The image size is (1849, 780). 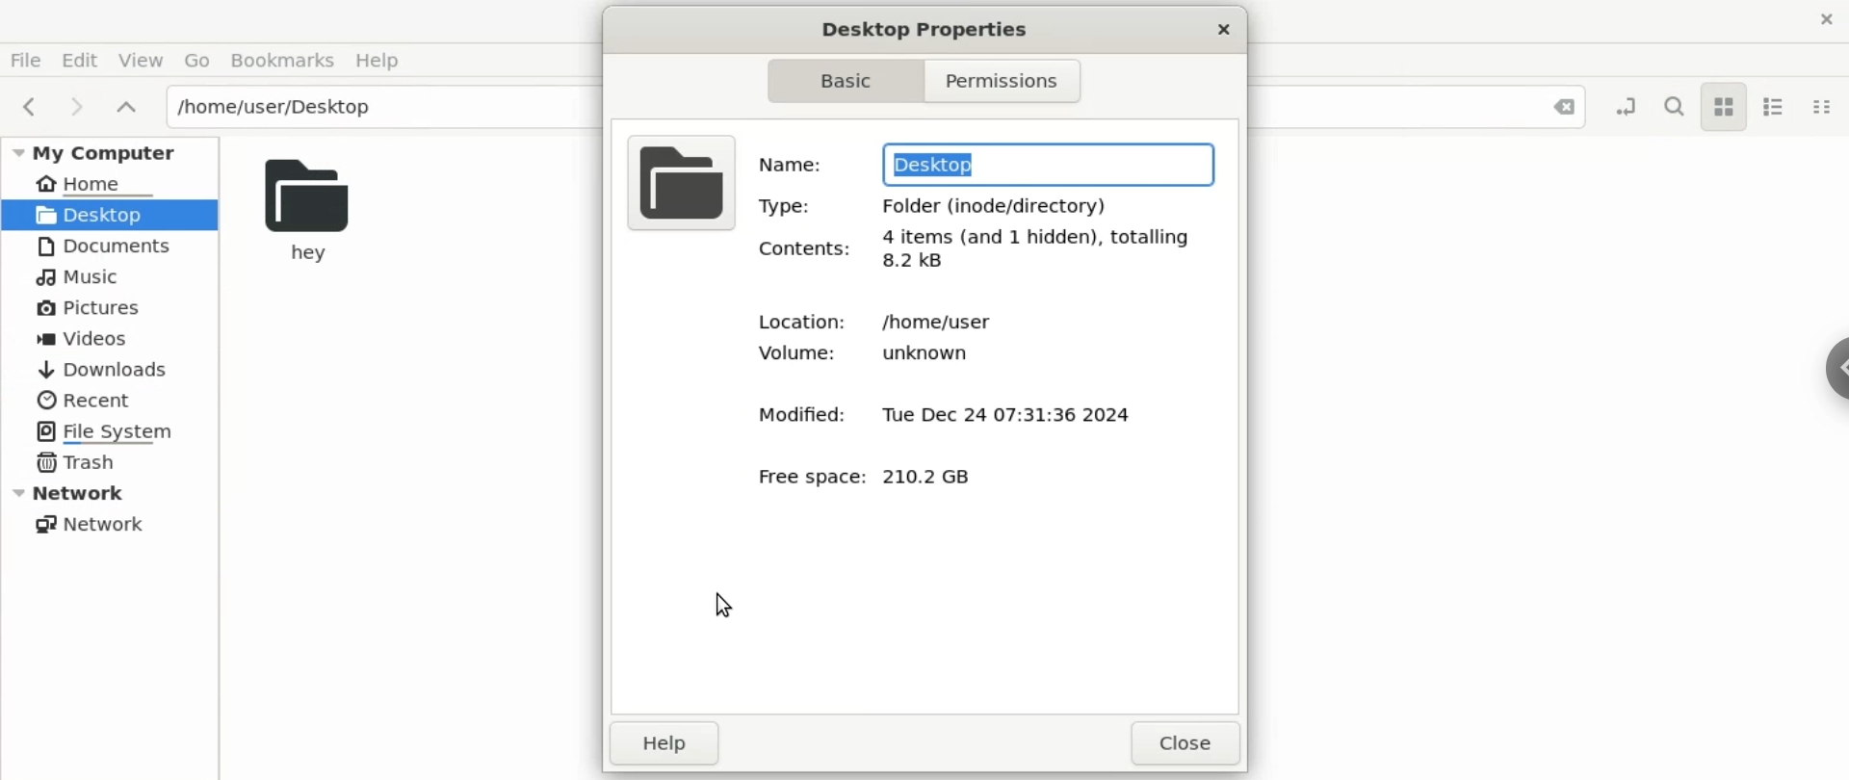 What do you see at coordinates (680, 181) in the screenshot?
I see `file/folder logo` at bounding box center [680, 181].